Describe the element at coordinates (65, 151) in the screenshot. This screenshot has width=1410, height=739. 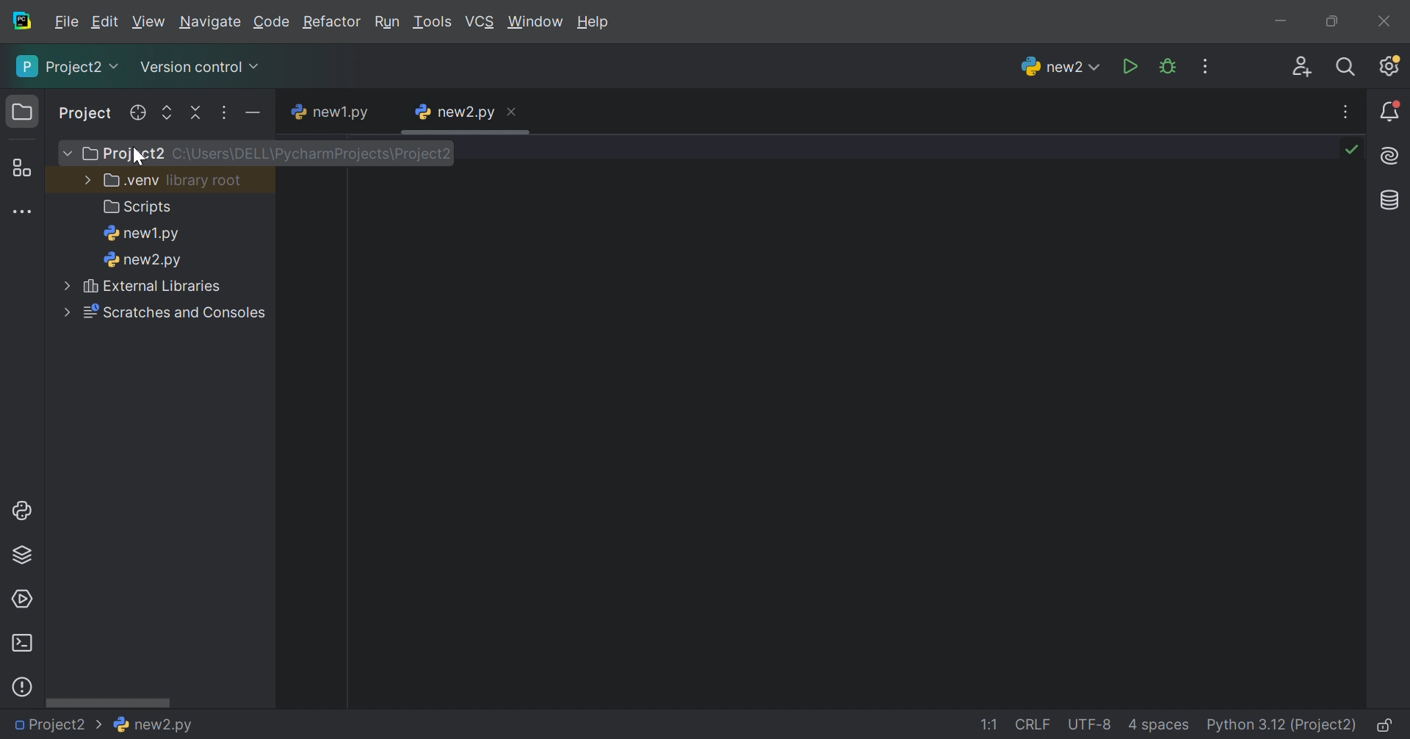
I see `More` at that location.